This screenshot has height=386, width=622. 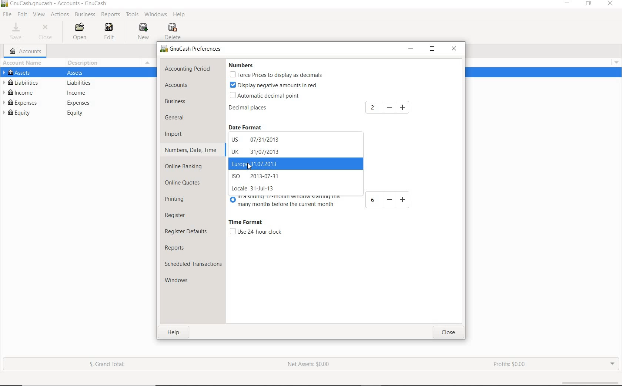 What do you see at coordinates (47, 32) in the screenshot?
I see `CLOSE` at bounding box center [47, 32].